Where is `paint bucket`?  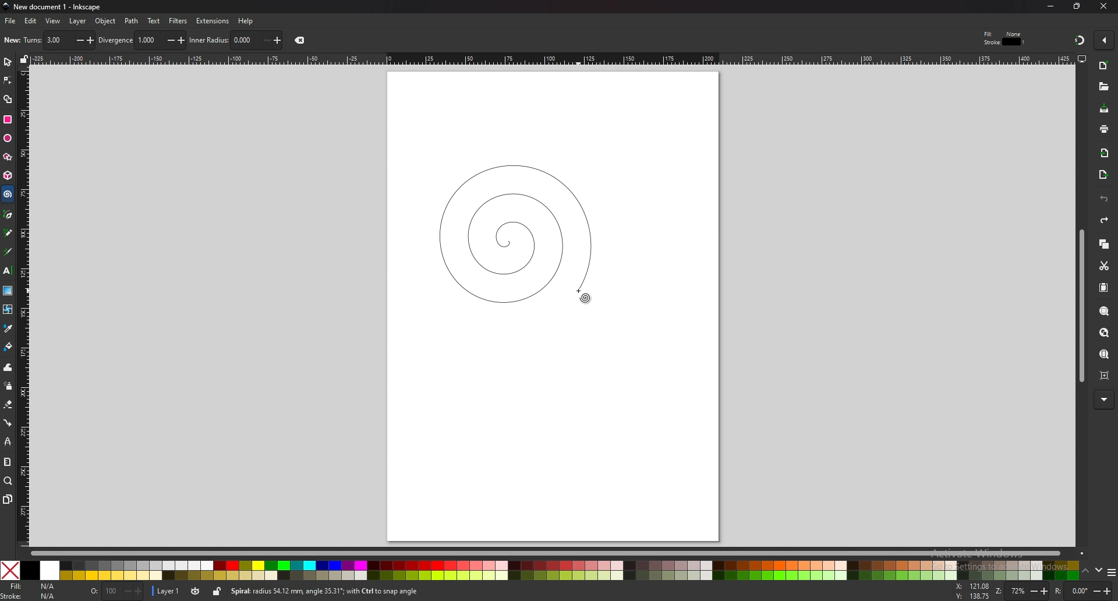
paint bucket is located at coordinates (8, 347).